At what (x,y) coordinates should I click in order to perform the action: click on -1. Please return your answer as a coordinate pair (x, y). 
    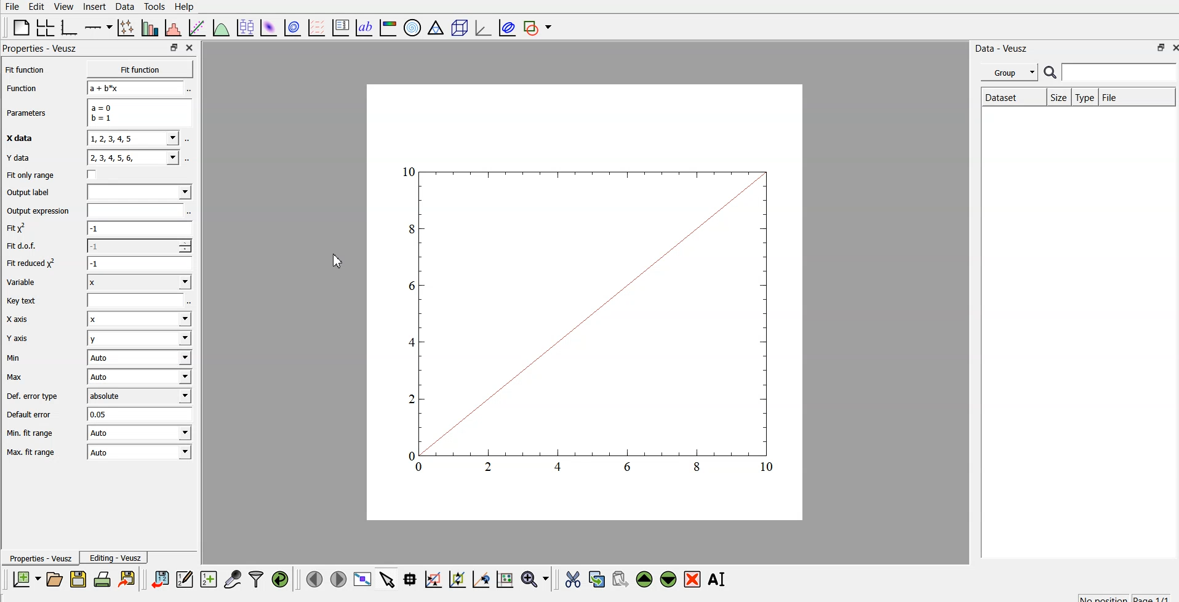
    Looking at the image, I should click on (138, 229).